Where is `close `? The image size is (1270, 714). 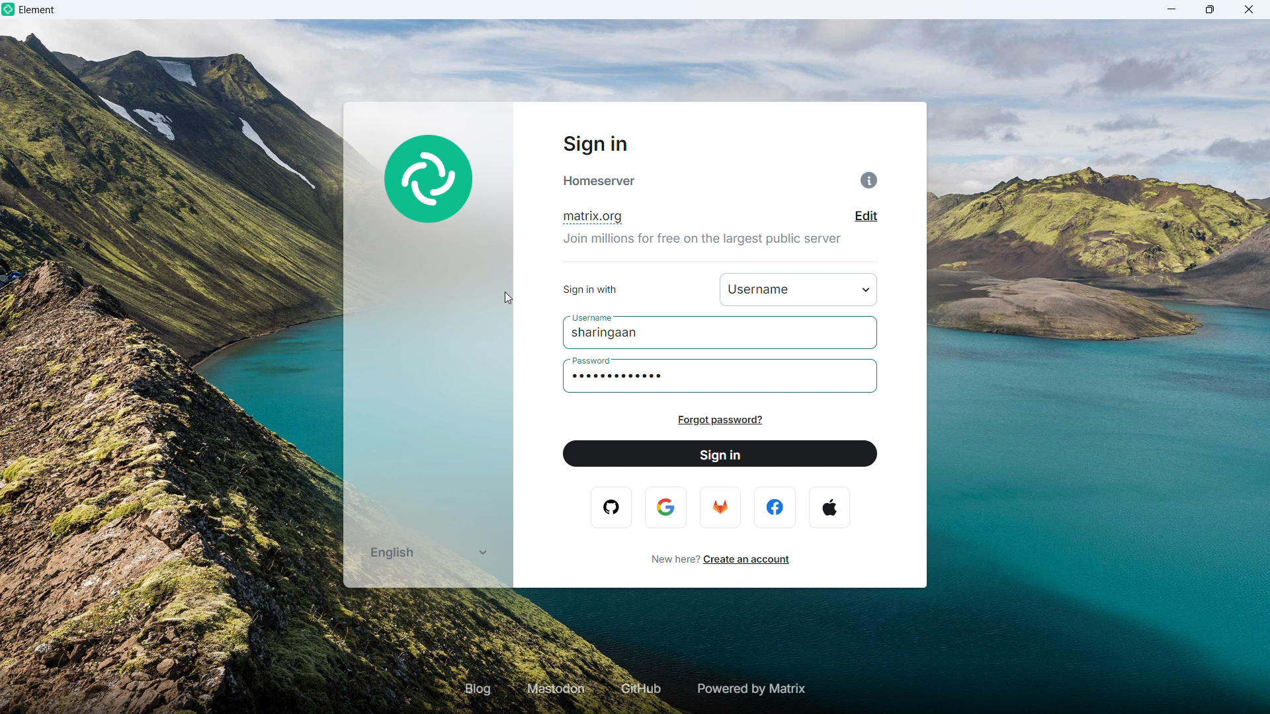
close  is located at coordinates (1248, 9).